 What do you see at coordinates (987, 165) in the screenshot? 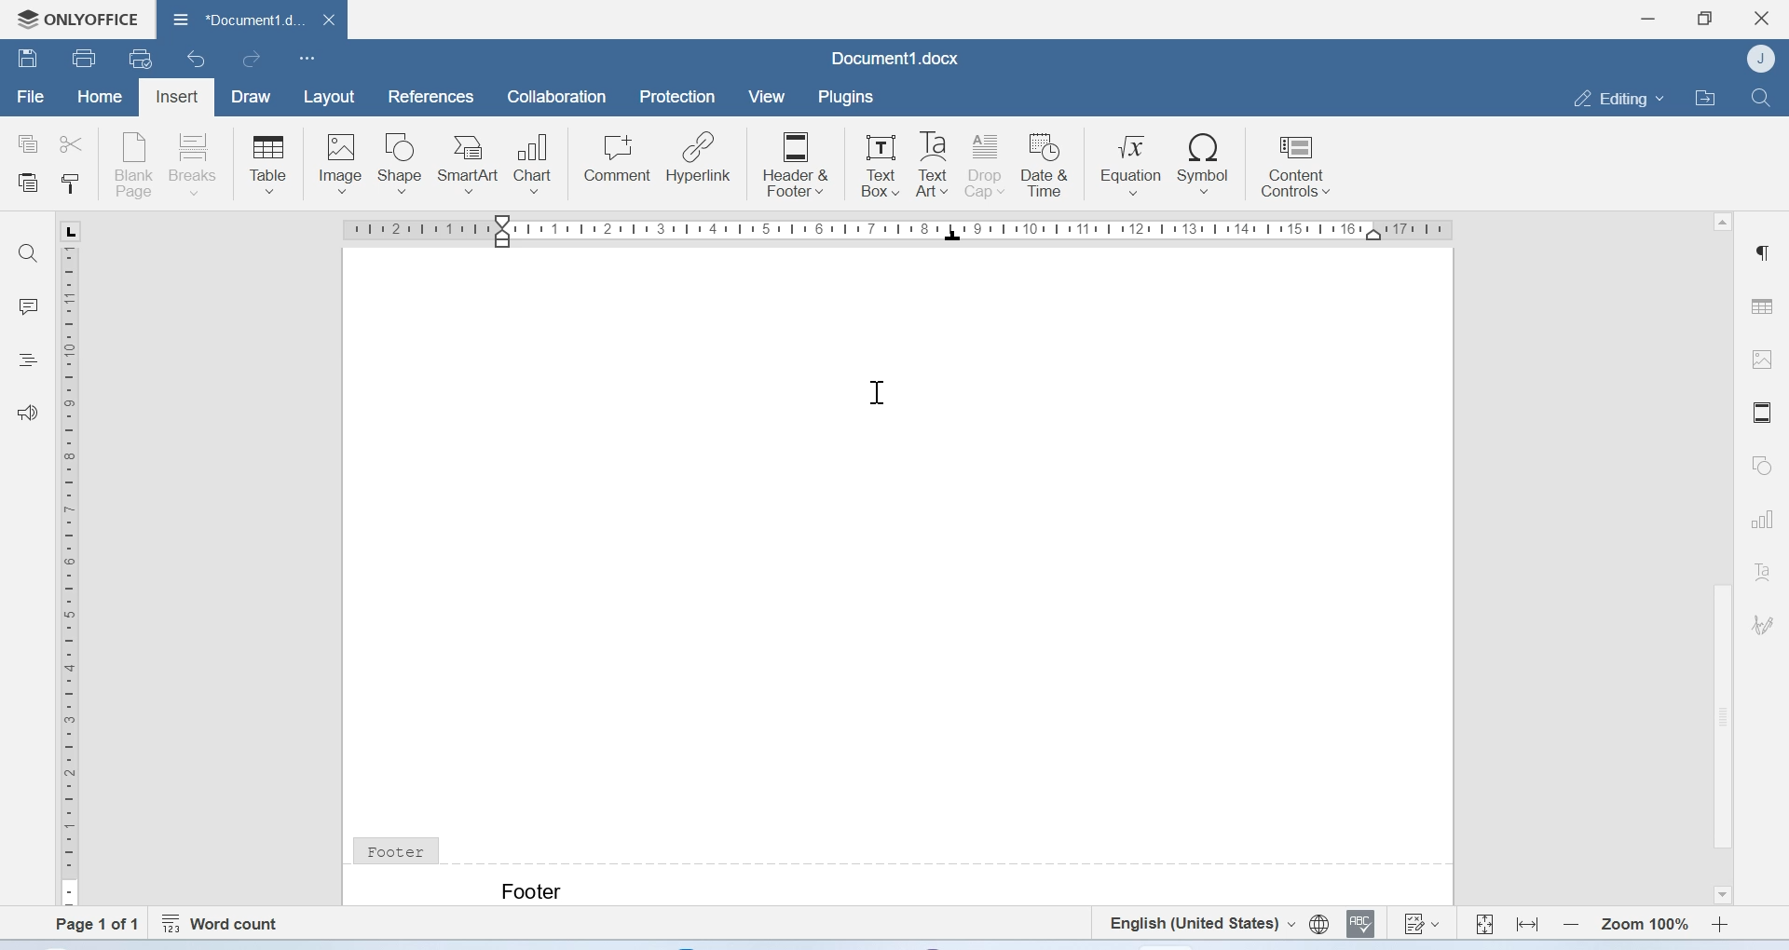
I see `Drop cap` at bounding box center [987, 165].